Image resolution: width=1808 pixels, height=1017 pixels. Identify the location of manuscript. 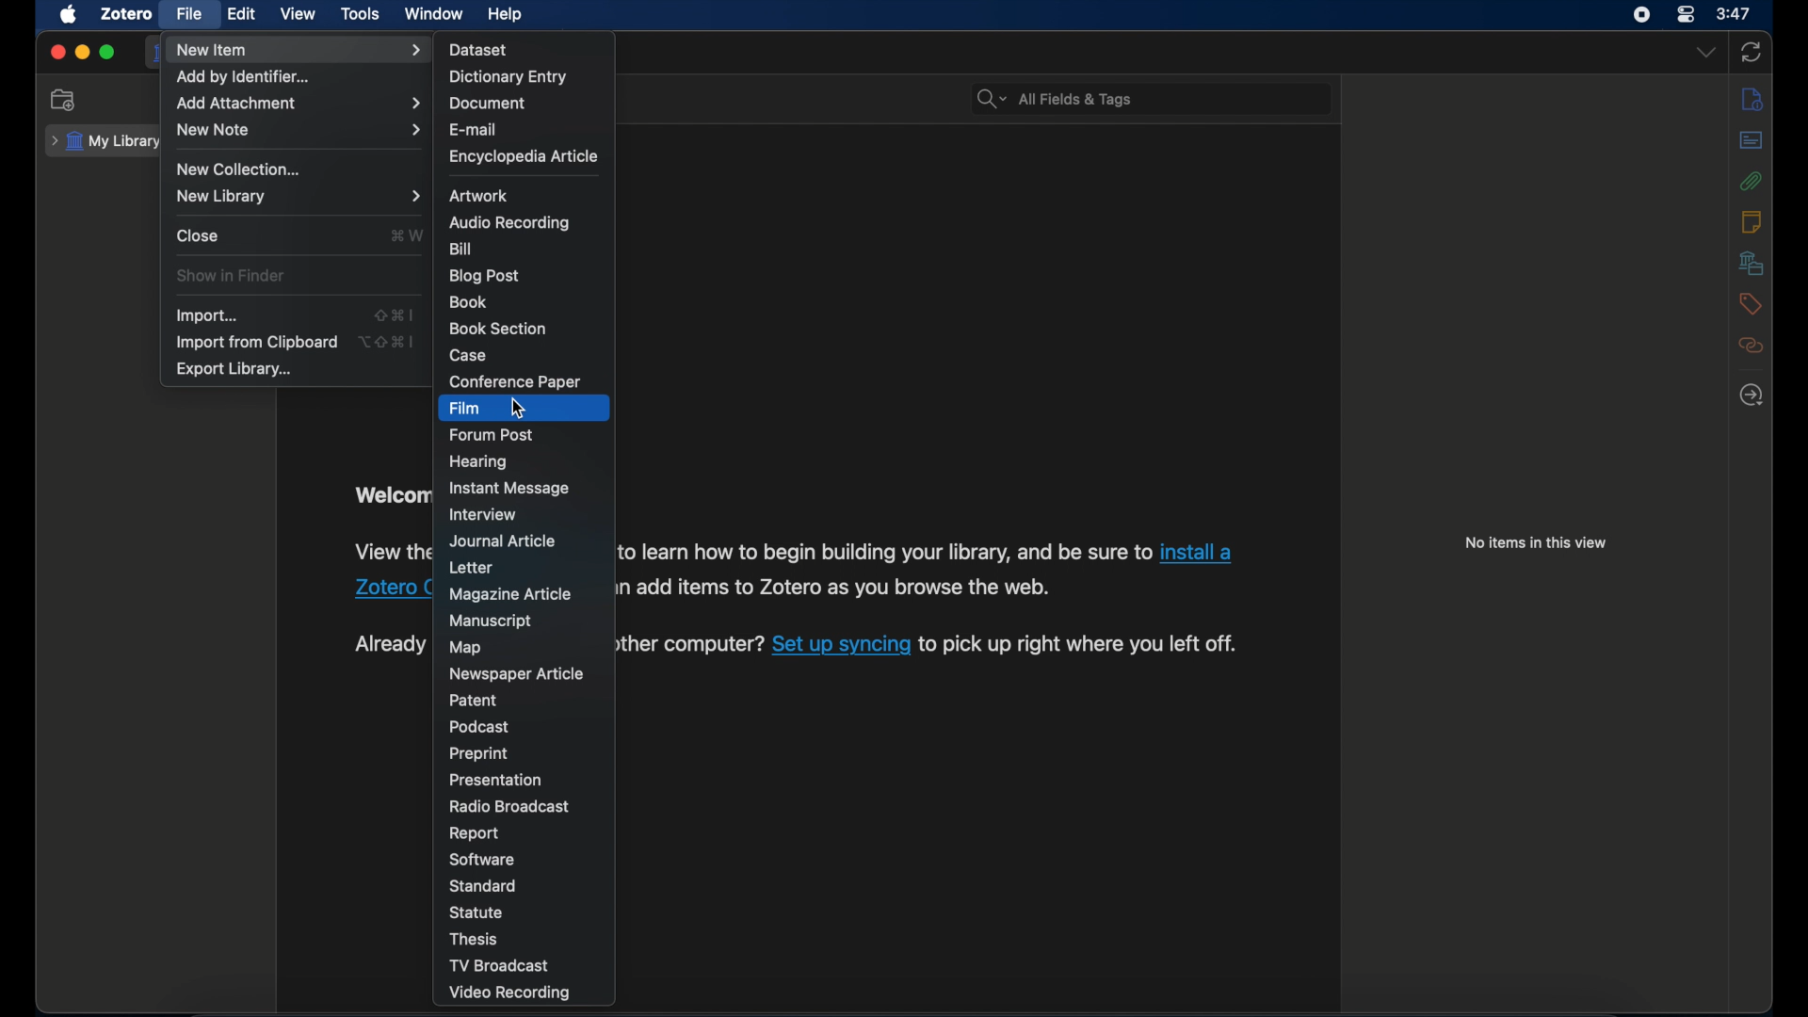
(491, 621).